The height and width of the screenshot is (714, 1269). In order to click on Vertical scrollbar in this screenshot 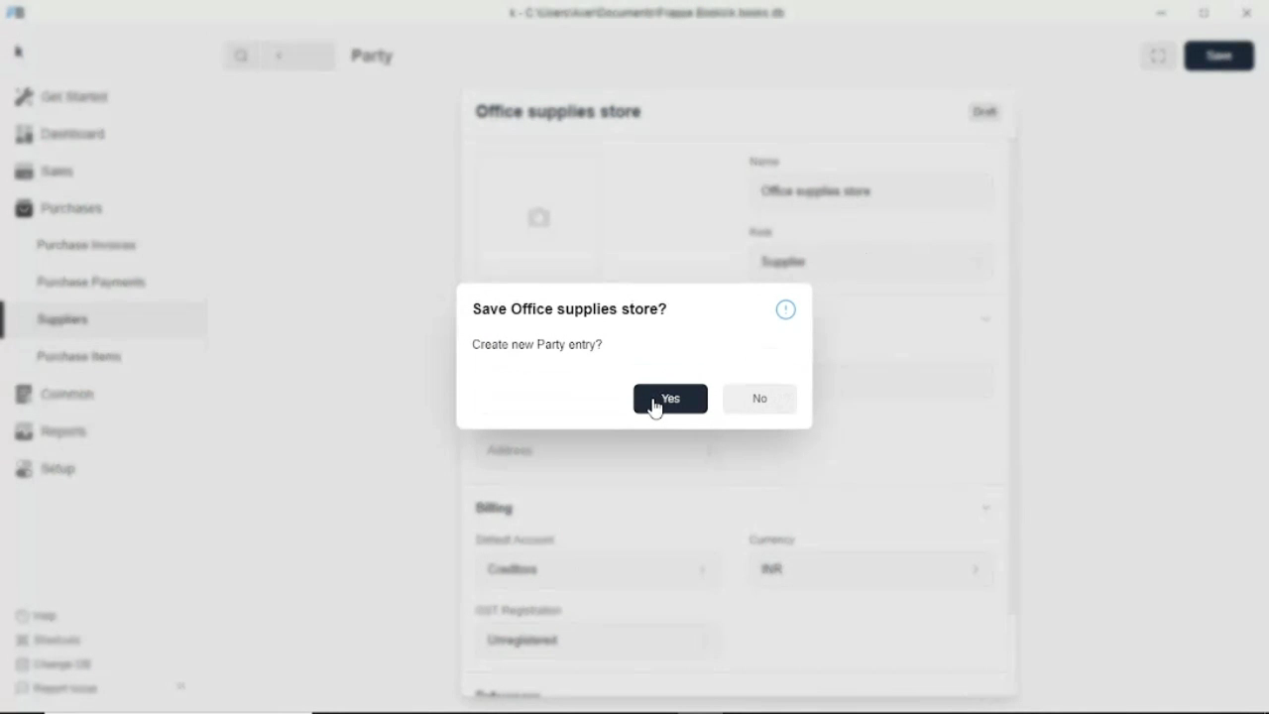, I will do `click(1015, 373)`.